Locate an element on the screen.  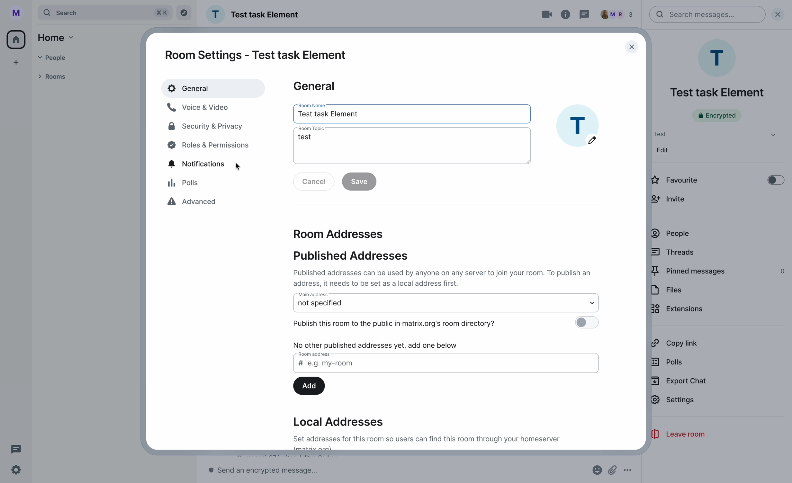
name room is located at coordinates (717, 93).